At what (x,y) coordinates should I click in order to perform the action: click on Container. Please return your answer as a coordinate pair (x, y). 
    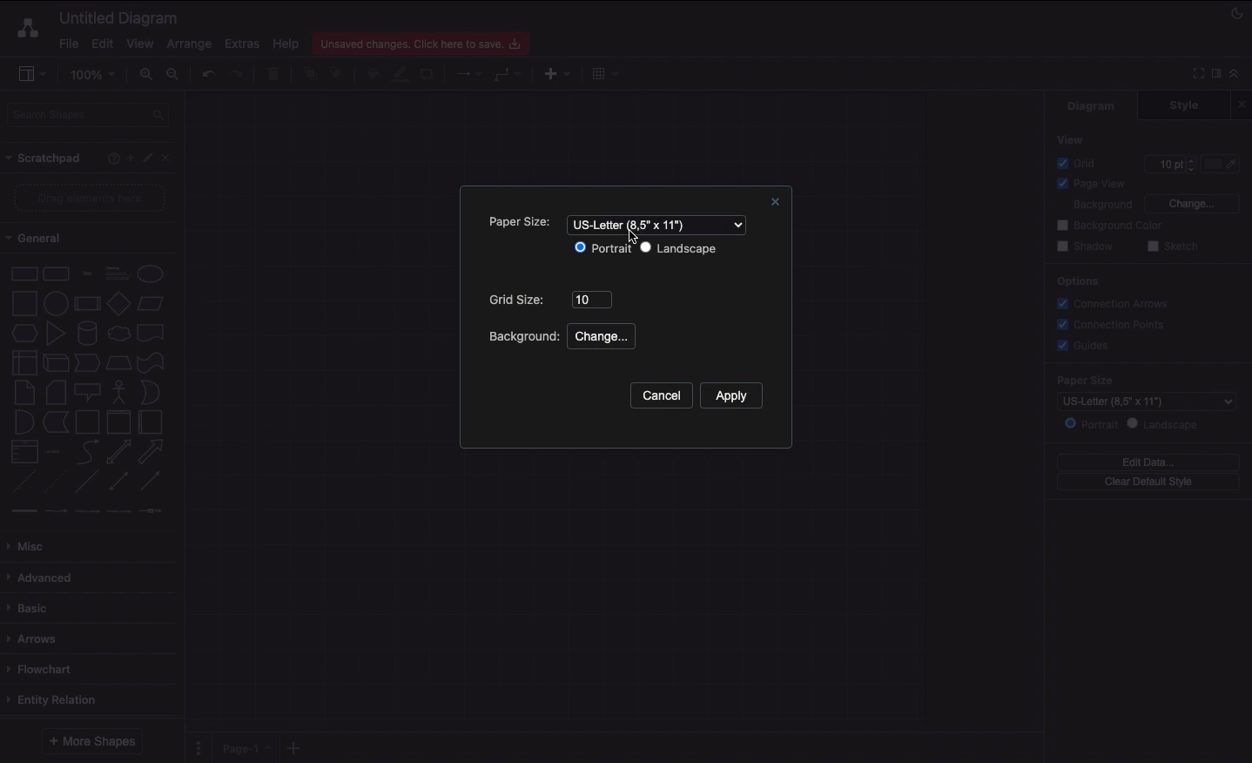
    Looking at the image, I should click on (87, 422).